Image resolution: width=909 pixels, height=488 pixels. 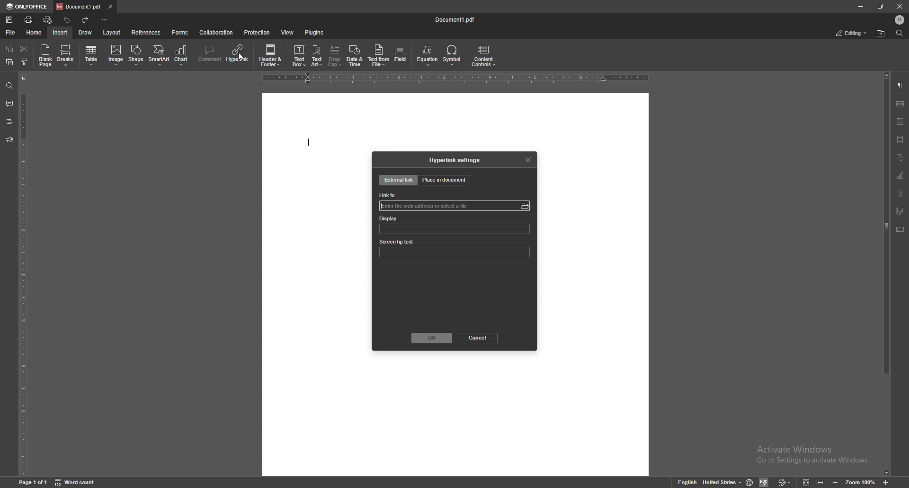 I want to click on content controls, so click(x=483, y=55).